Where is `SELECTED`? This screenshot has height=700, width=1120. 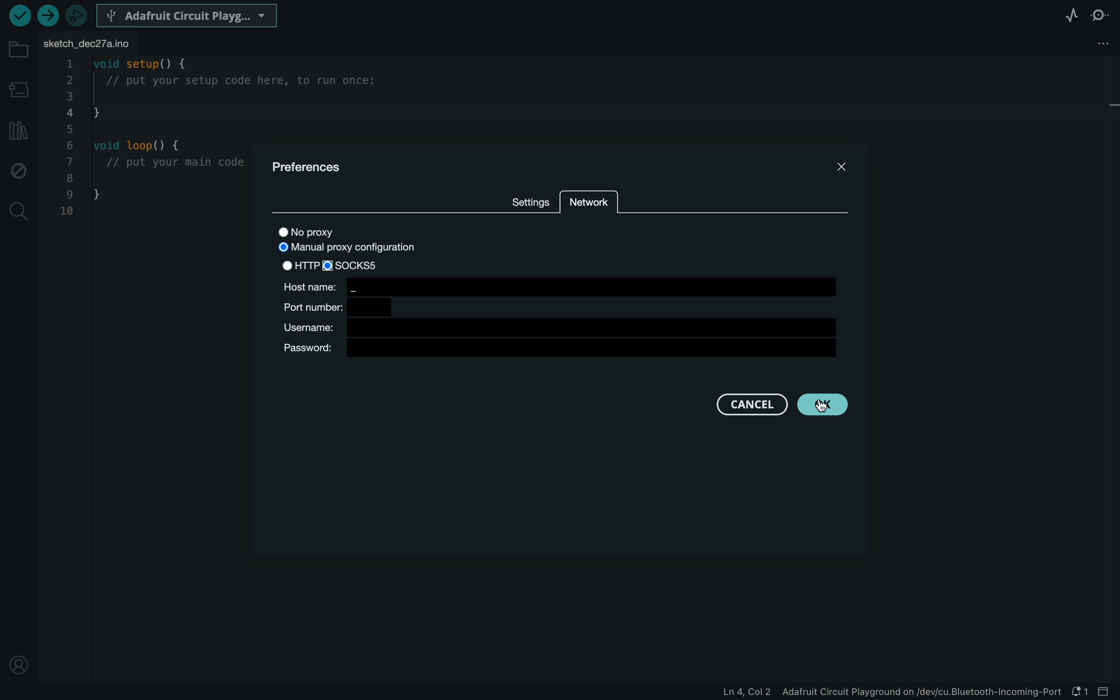
SELECTED is located at coordinates (356, 266).